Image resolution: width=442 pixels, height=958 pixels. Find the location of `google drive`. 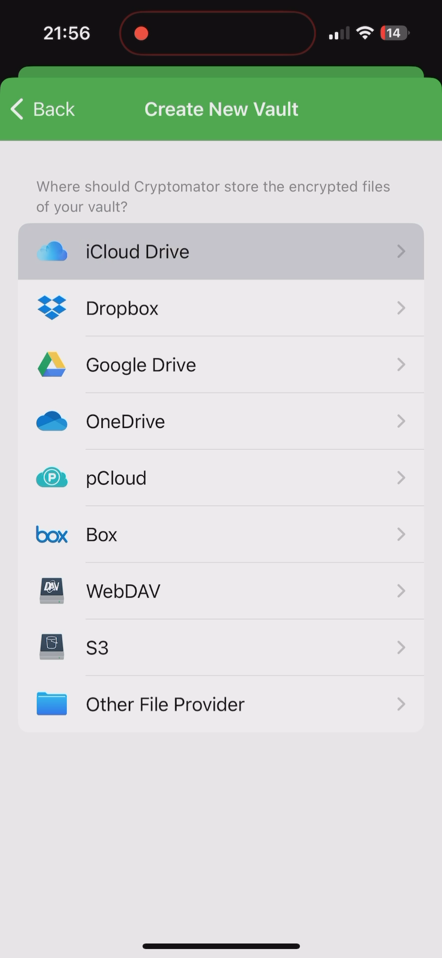

google drive is located at coordinates (222, 368).